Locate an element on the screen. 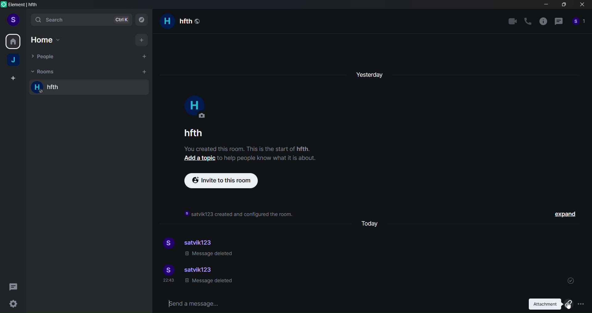 The height and width of the screenshot is (313, 592). satvik123 is located at coordinates (199, 270).